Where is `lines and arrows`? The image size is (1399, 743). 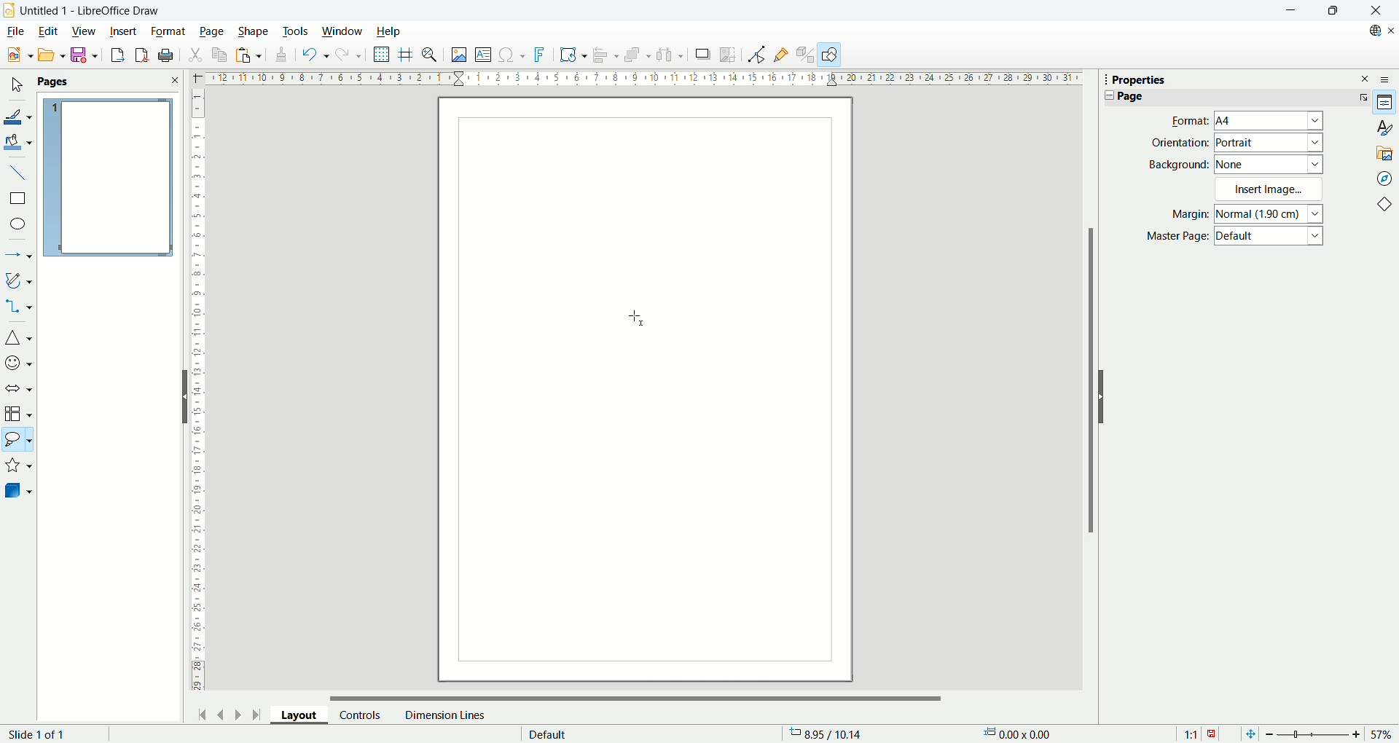 lines and arrows is located at coordinates (19, 256).